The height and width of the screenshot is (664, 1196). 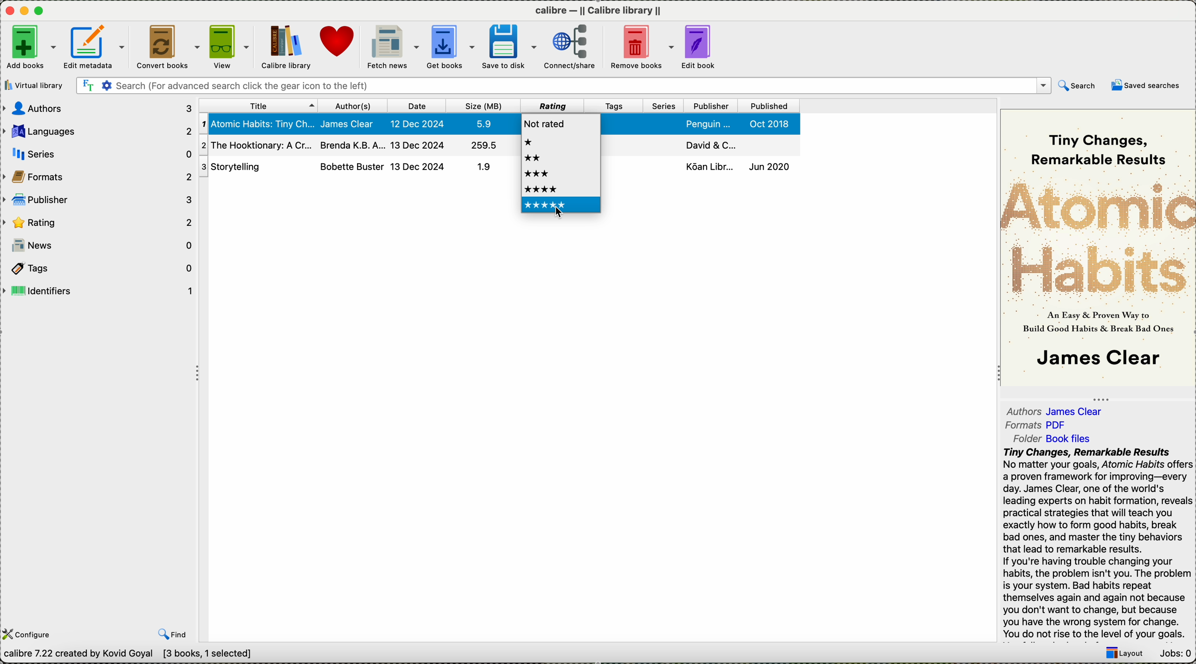 I want to click on series, so click(x=665, y=124).